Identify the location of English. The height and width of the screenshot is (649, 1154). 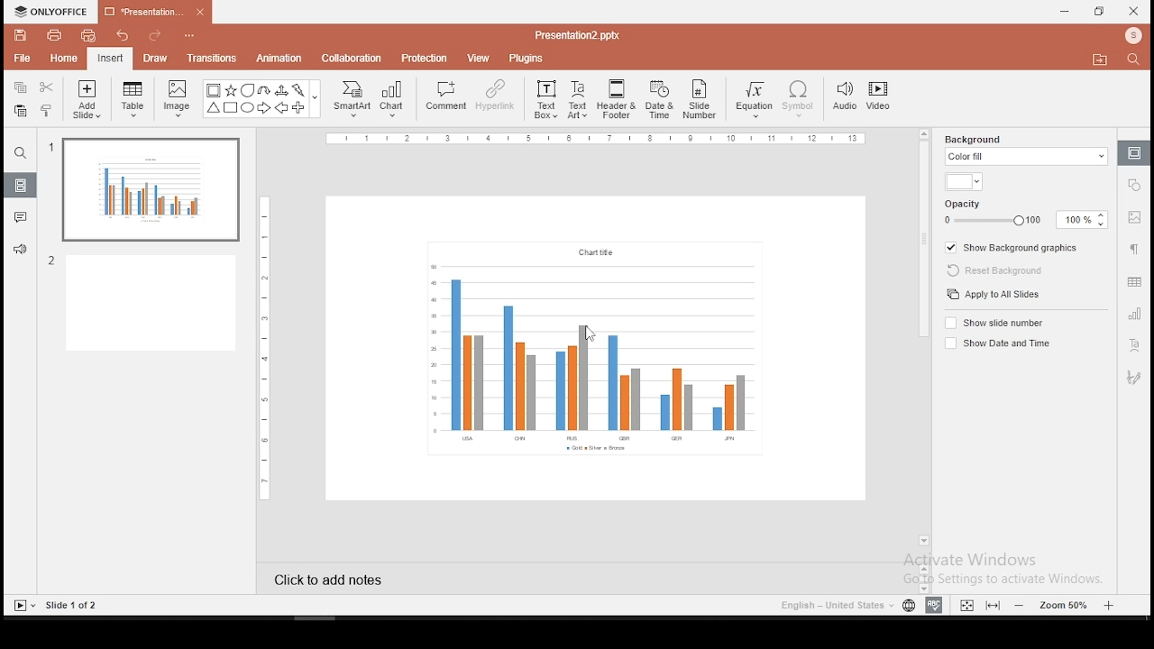
(832, 604).